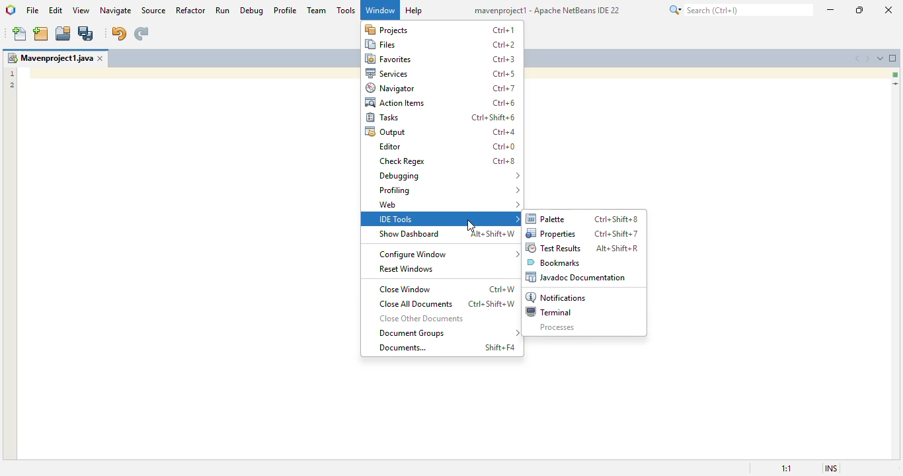 This screenshot has height=476, width=903. I want to click on bookmarks, so click(553, 262).